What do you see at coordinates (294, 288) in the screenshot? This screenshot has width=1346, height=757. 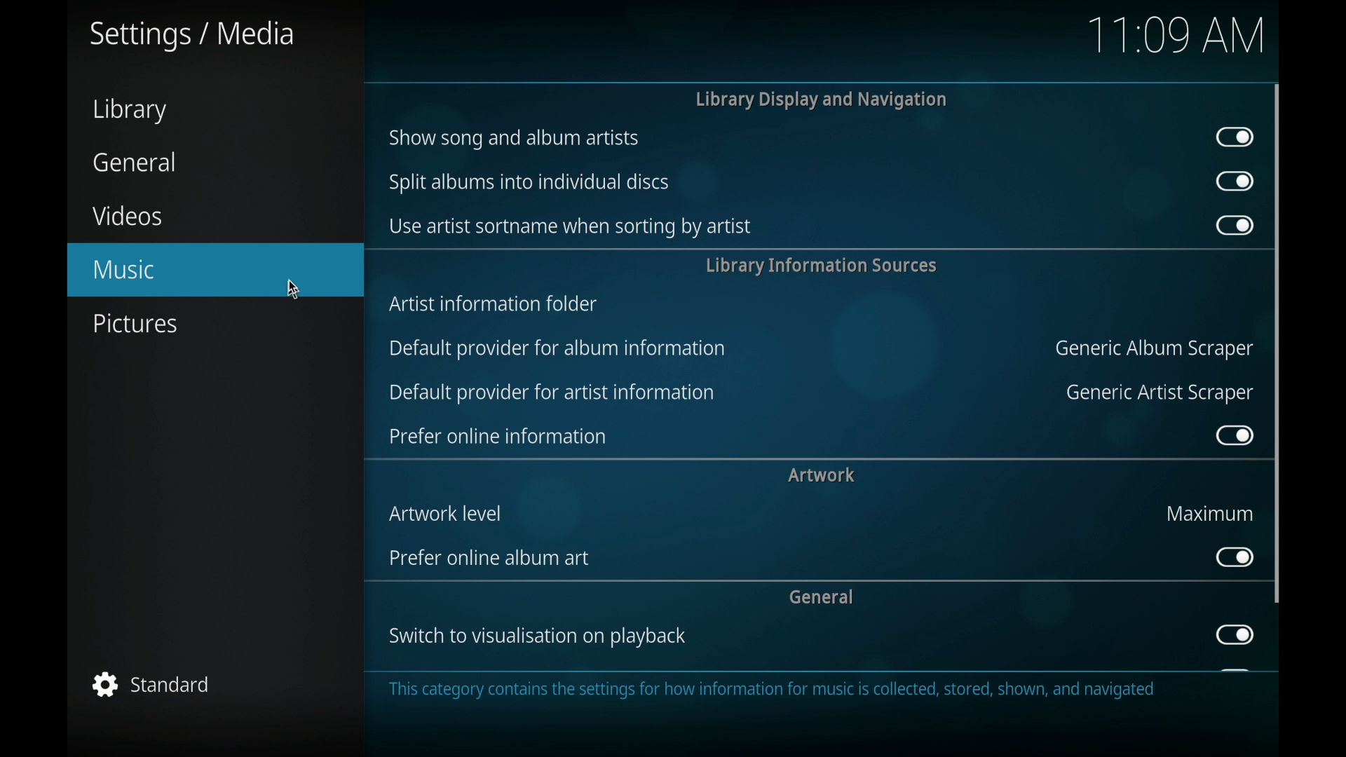 I see `cursor` at bounding box center [294, 288].